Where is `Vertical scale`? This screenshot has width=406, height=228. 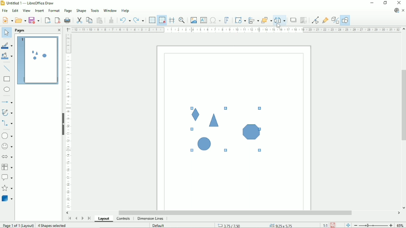
Vertical scale is located at coordinates (68, 122).